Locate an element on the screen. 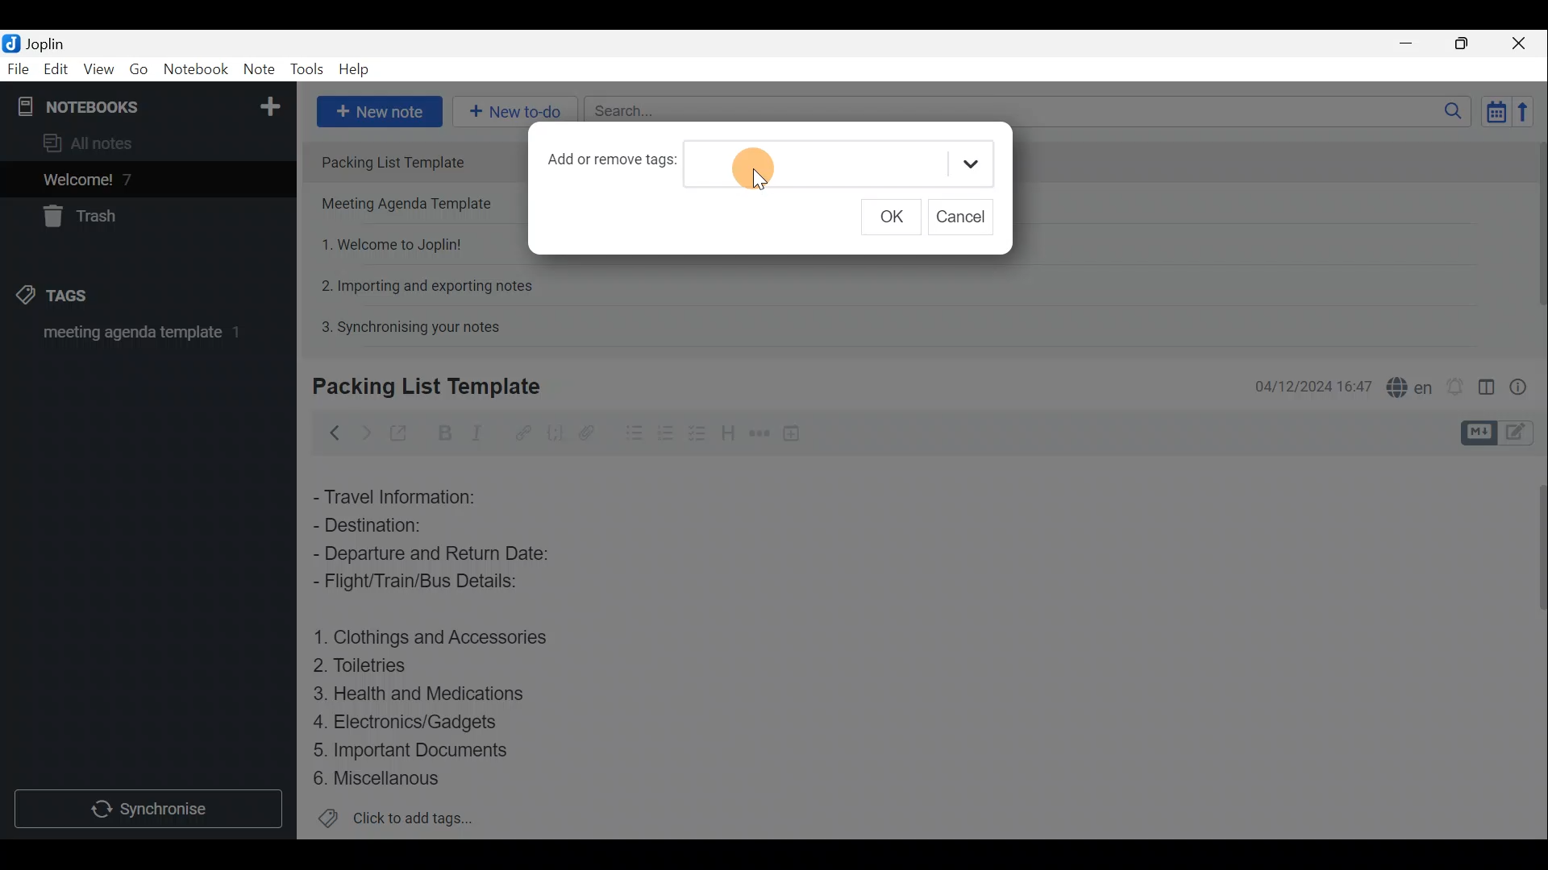 The image size is (1548, 870). Checkbox is located at coordinates (665, 430).